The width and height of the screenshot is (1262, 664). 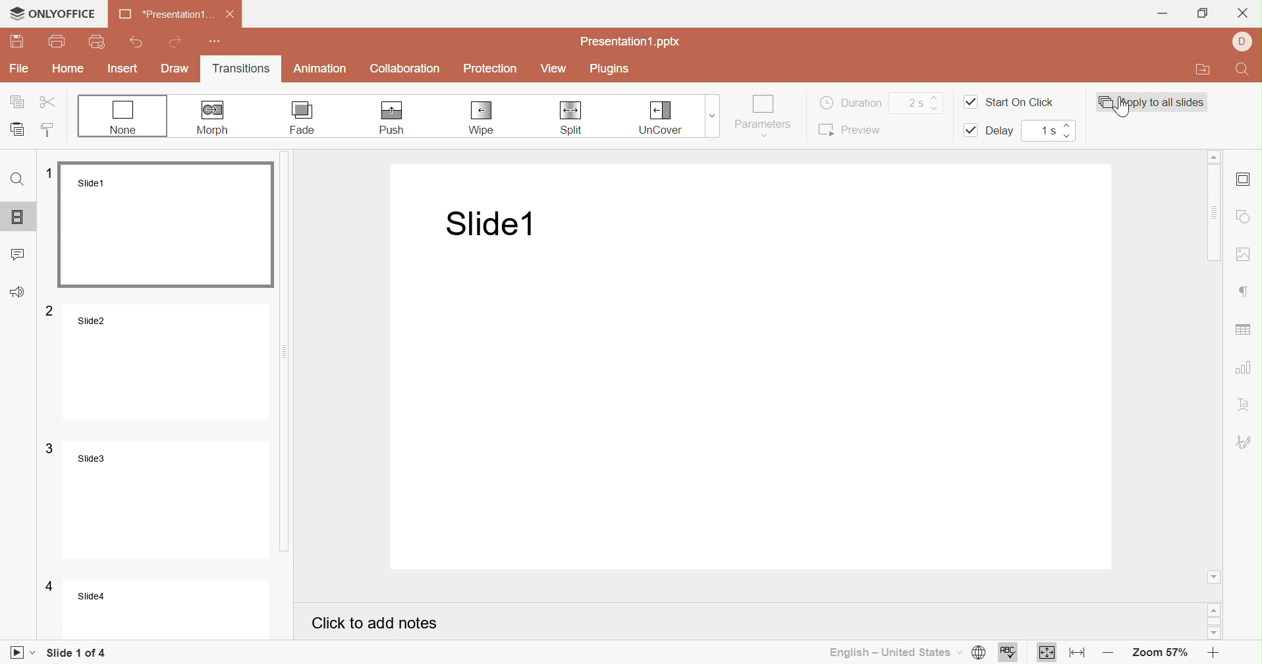 I want to click on Preview, so click(x=851, y=128).